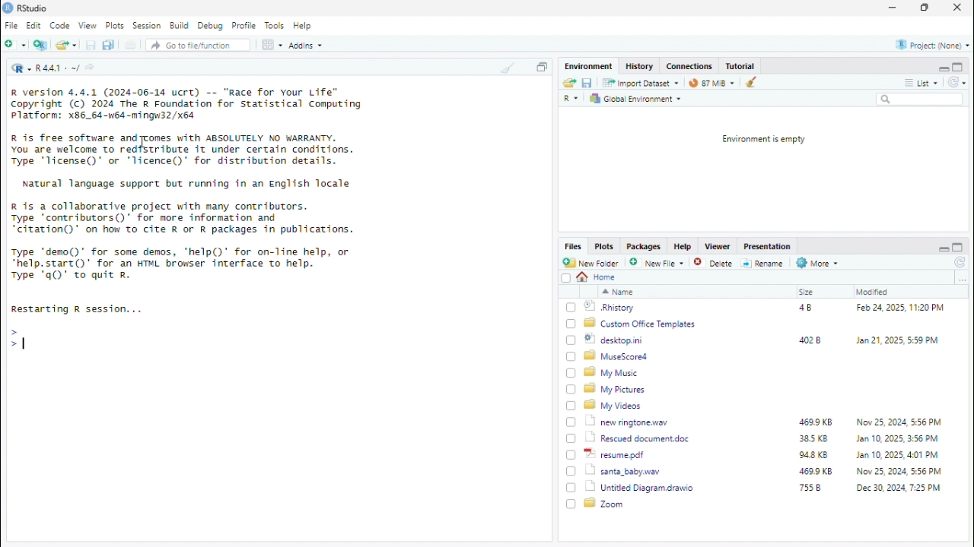  Describe the element at coordinates (640, 83) in the screenshot. I see `Import Dataset` at that location.